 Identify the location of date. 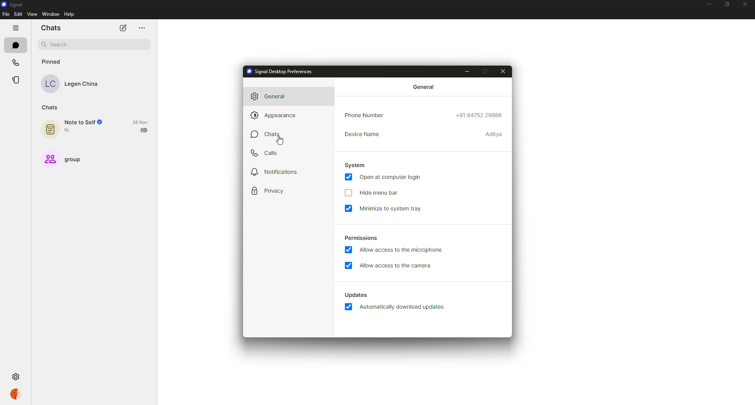
(140, 122).